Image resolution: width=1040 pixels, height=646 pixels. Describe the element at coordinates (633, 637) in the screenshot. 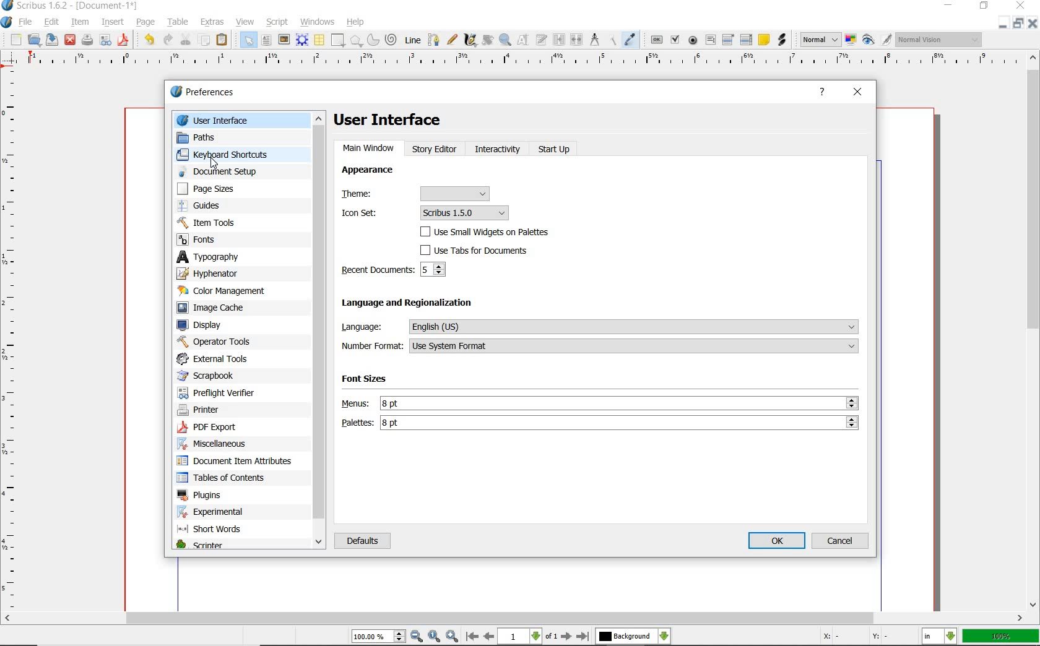

I see `select the current layer` at that location.